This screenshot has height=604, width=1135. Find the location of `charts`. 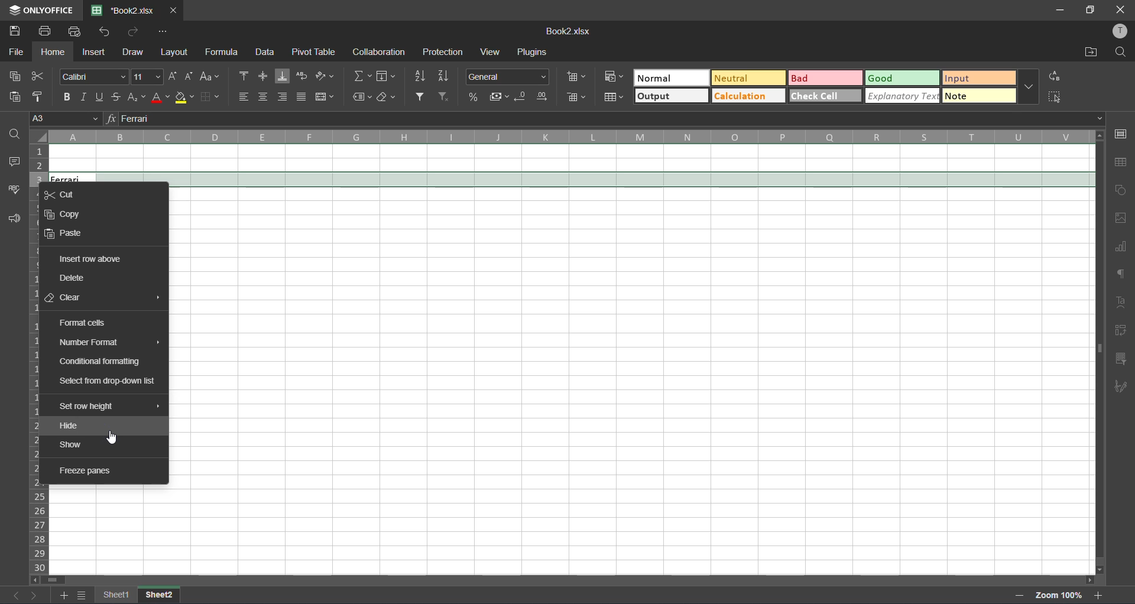

charts is located at coordinates (1121, 247).